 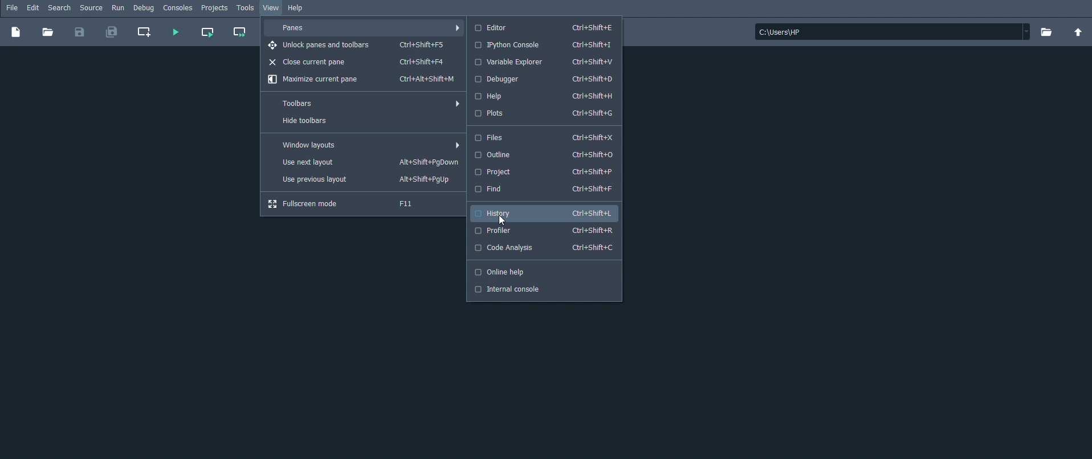 What do you see at coordinates (298, 9) in the screenshot?
I see `Help` at bounding box center [298, 9].